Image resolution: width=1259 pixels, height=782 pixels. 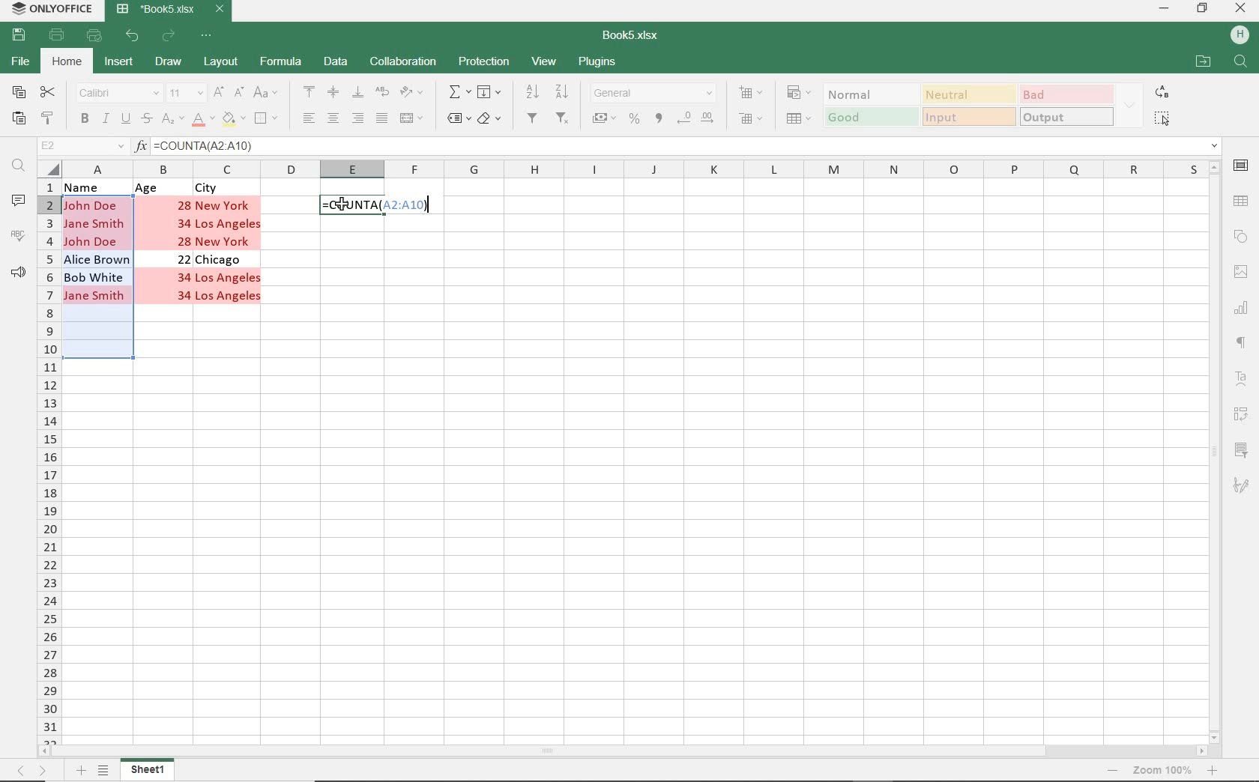 I want to click on REPLACE, so click(x=1162, y=92).